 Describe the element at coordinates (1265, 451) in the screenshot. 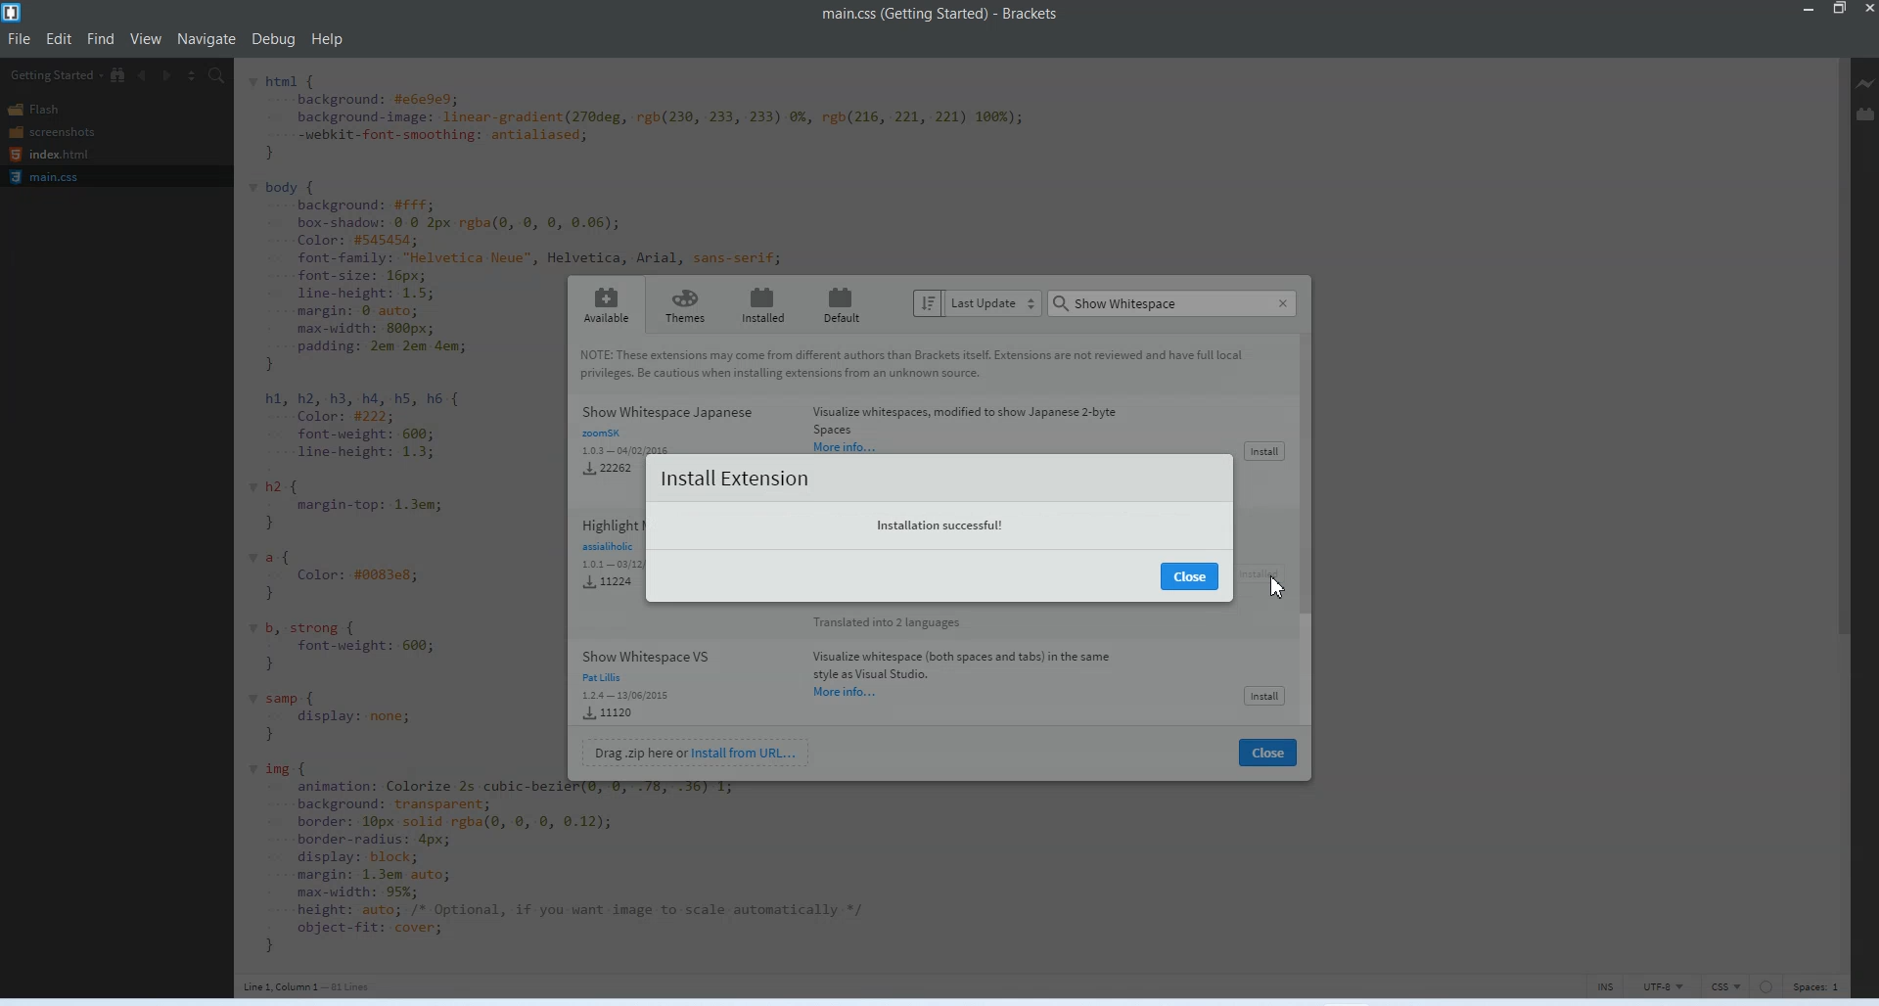

I see `Install` at that location.